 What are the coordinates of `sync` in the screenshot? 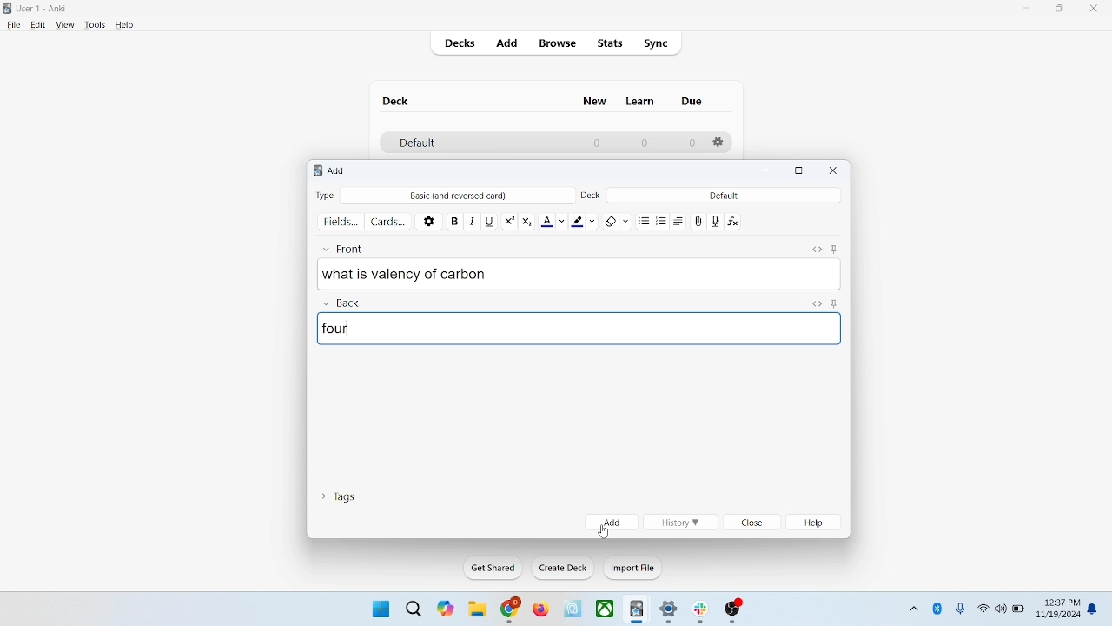 It's located at (657, 44).